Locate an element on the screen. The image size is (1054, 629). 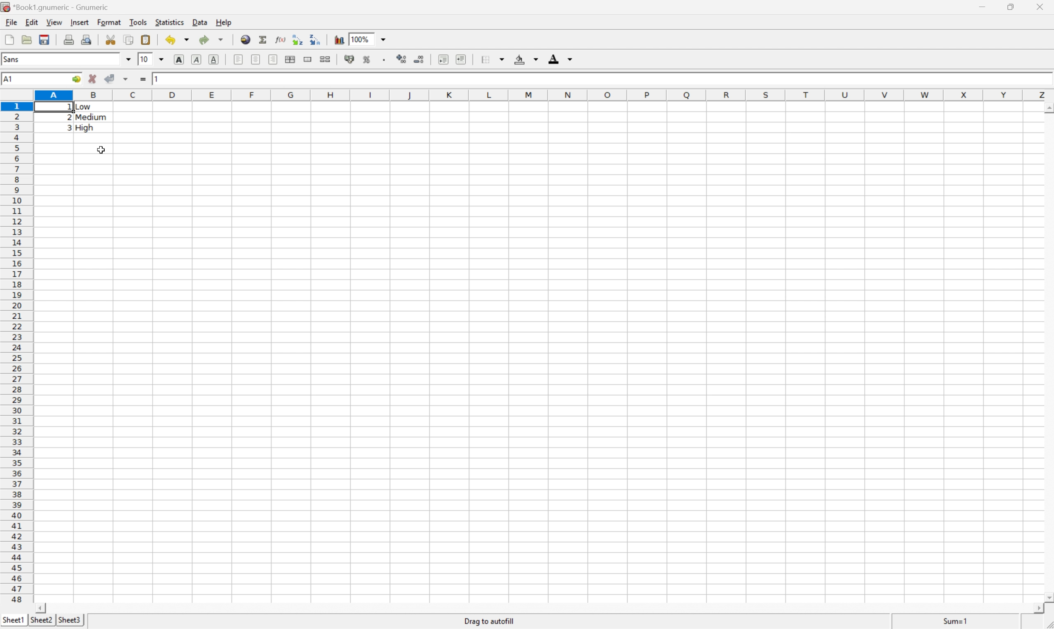
Go to is located at coordinates (75, 79).